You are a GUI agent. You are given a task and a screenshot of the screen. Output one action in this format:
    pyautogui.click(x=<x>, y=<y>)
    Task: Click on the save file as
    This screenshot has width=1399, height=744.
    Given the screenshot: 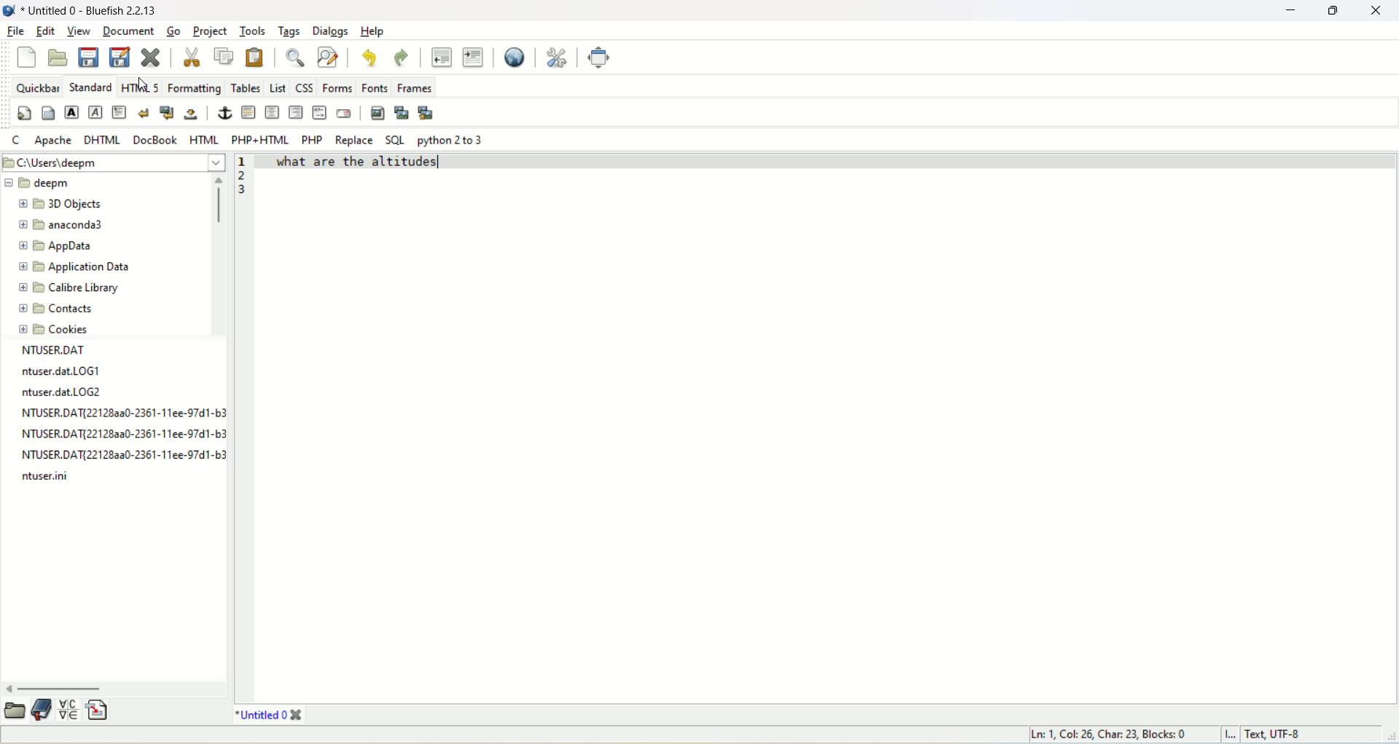 What is the action you would take?
    pyautogui.click(x=122, y=58)
    